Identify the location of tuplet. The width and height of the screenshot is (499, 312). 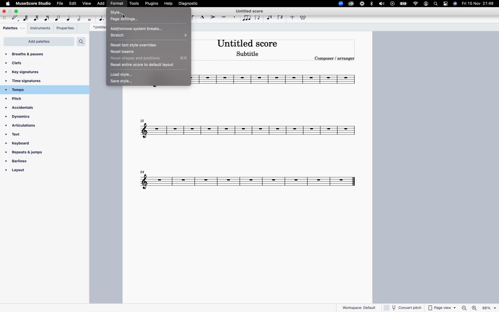
(247, 18).